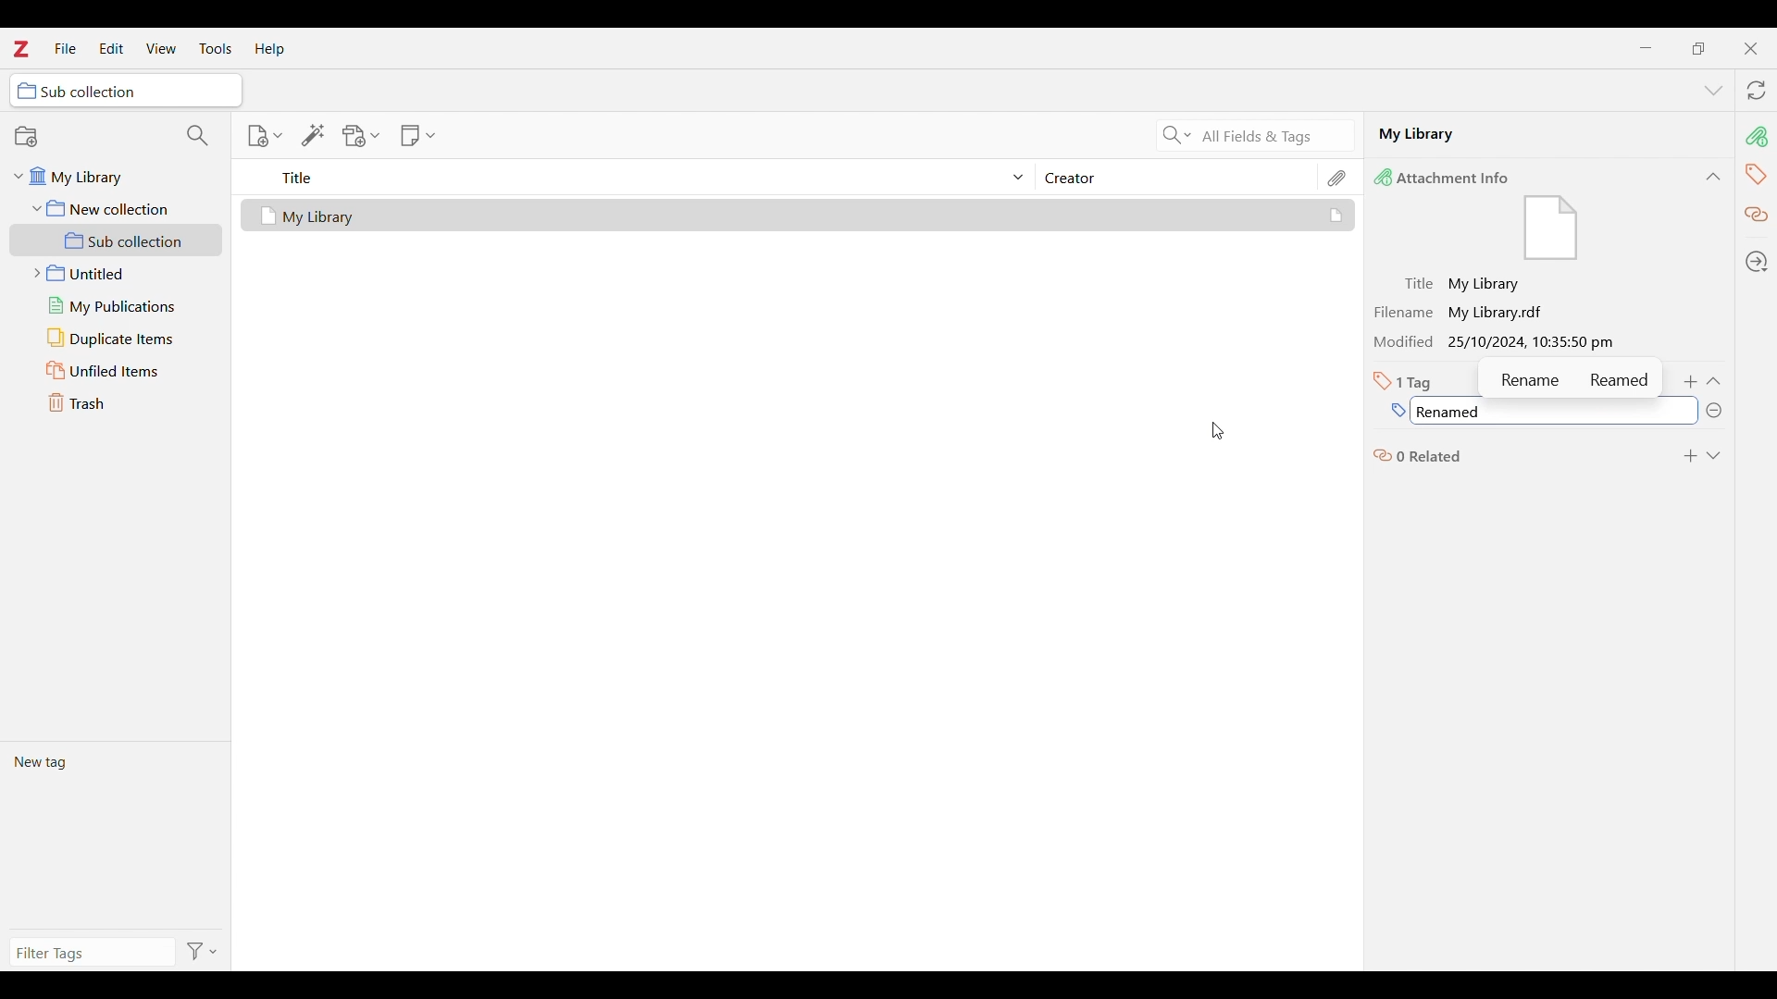  Describe the element at coordinates (113, 174) in the screenshot. I see `My library folder` at that location.